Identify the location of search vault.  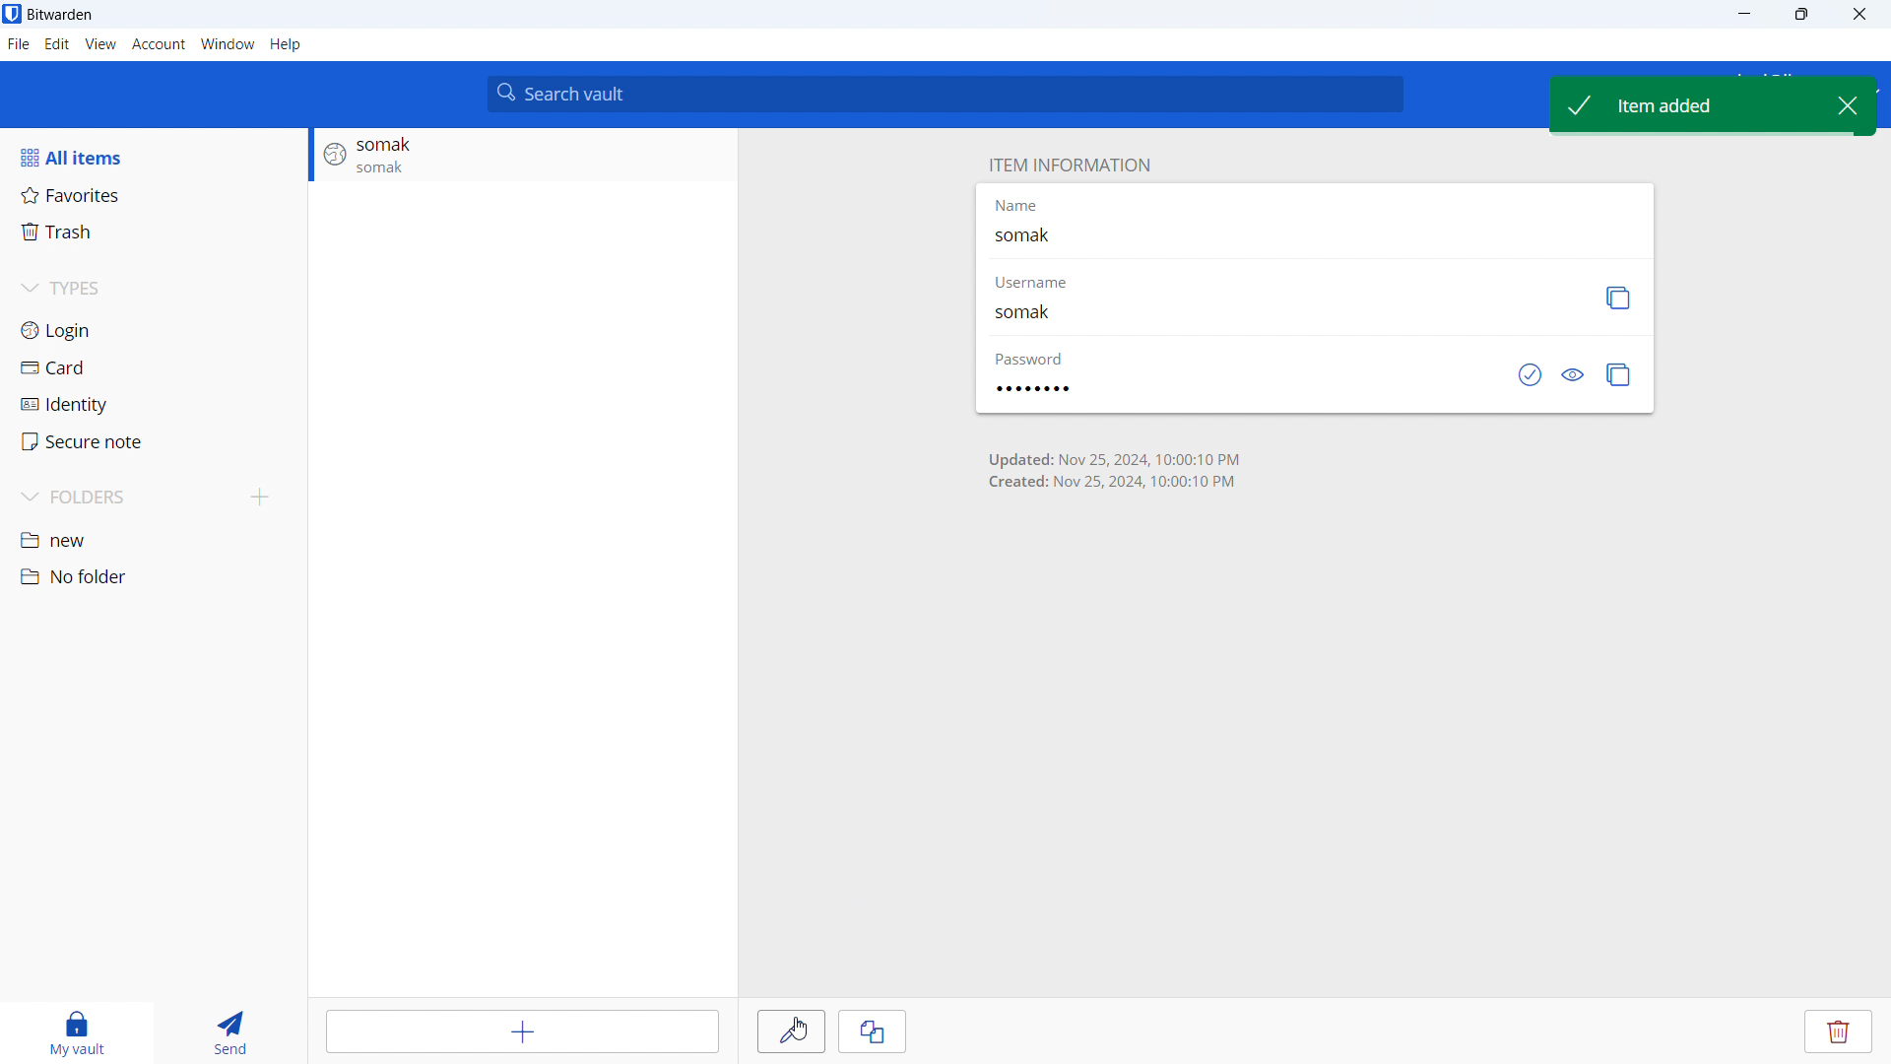
(945, 94).